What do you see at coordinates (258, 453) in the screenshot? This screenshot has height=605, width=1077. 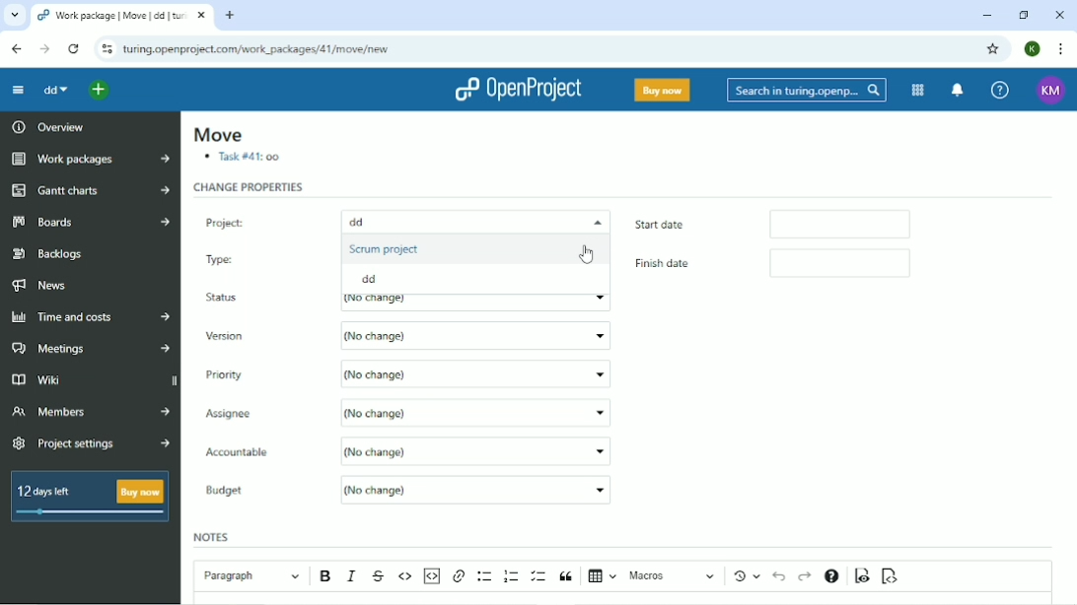 I see `Accountable` at bounding box center [258, 453].